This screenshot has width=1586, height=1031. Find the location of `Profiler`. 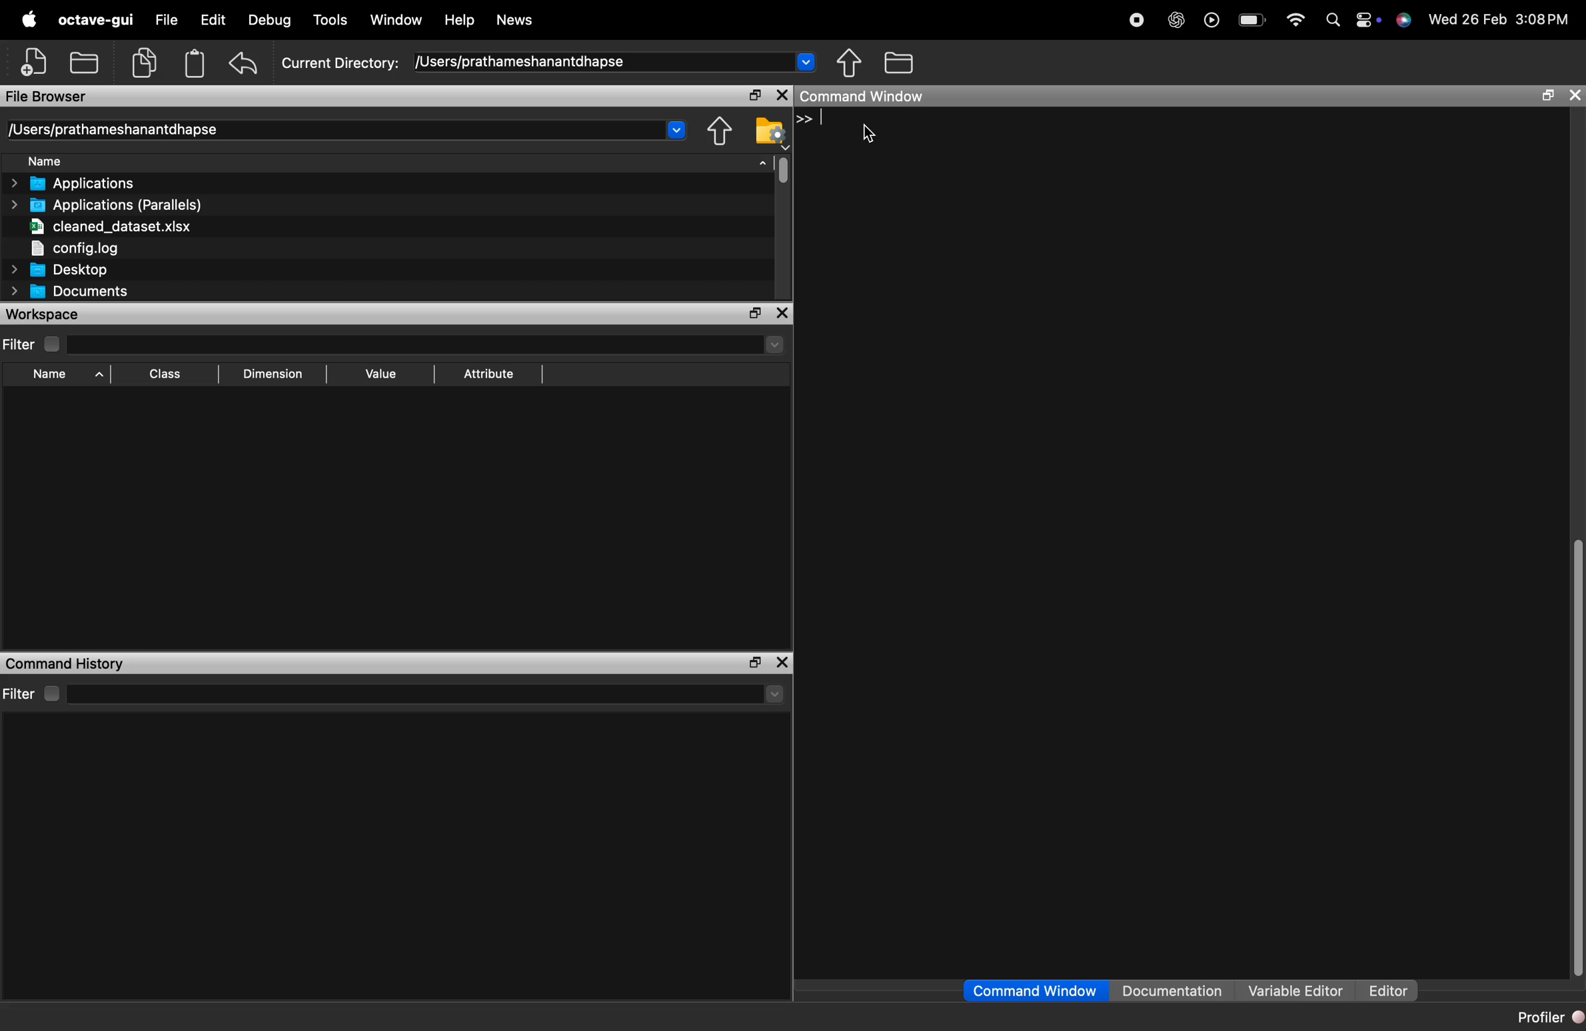

Profiler is located at coordinates (1546, 1015).